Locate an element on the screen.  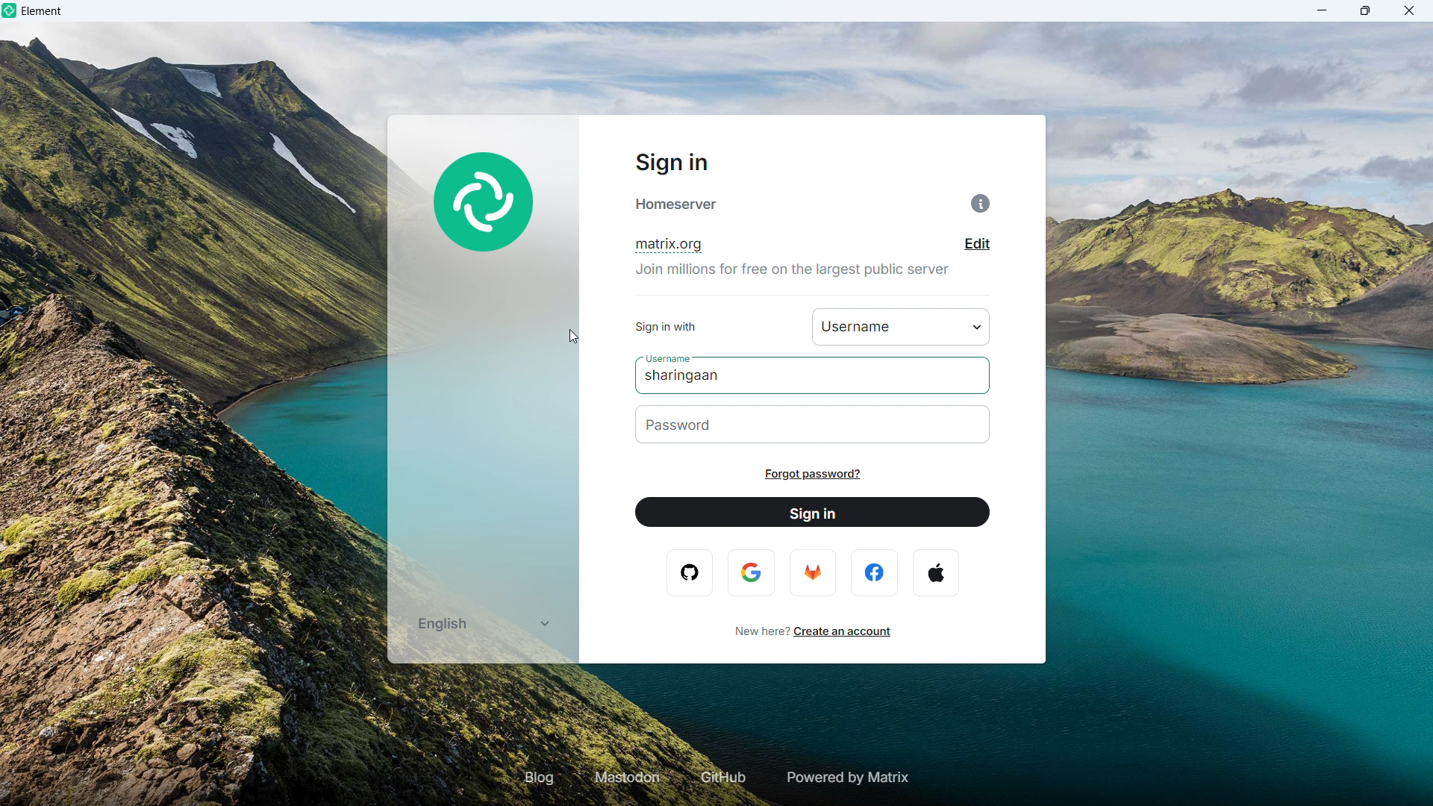
minimize is located at coordinates (1323, 10).